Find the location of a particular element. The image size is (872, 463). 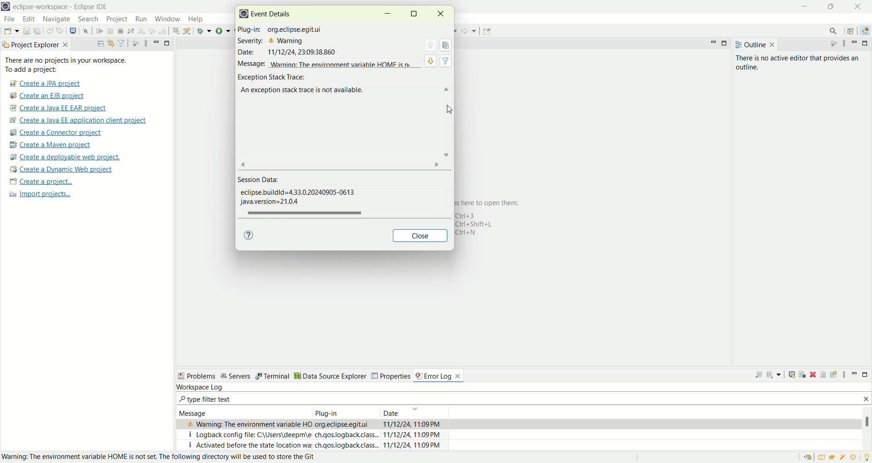

import projects is located at coordinates (45, 197).